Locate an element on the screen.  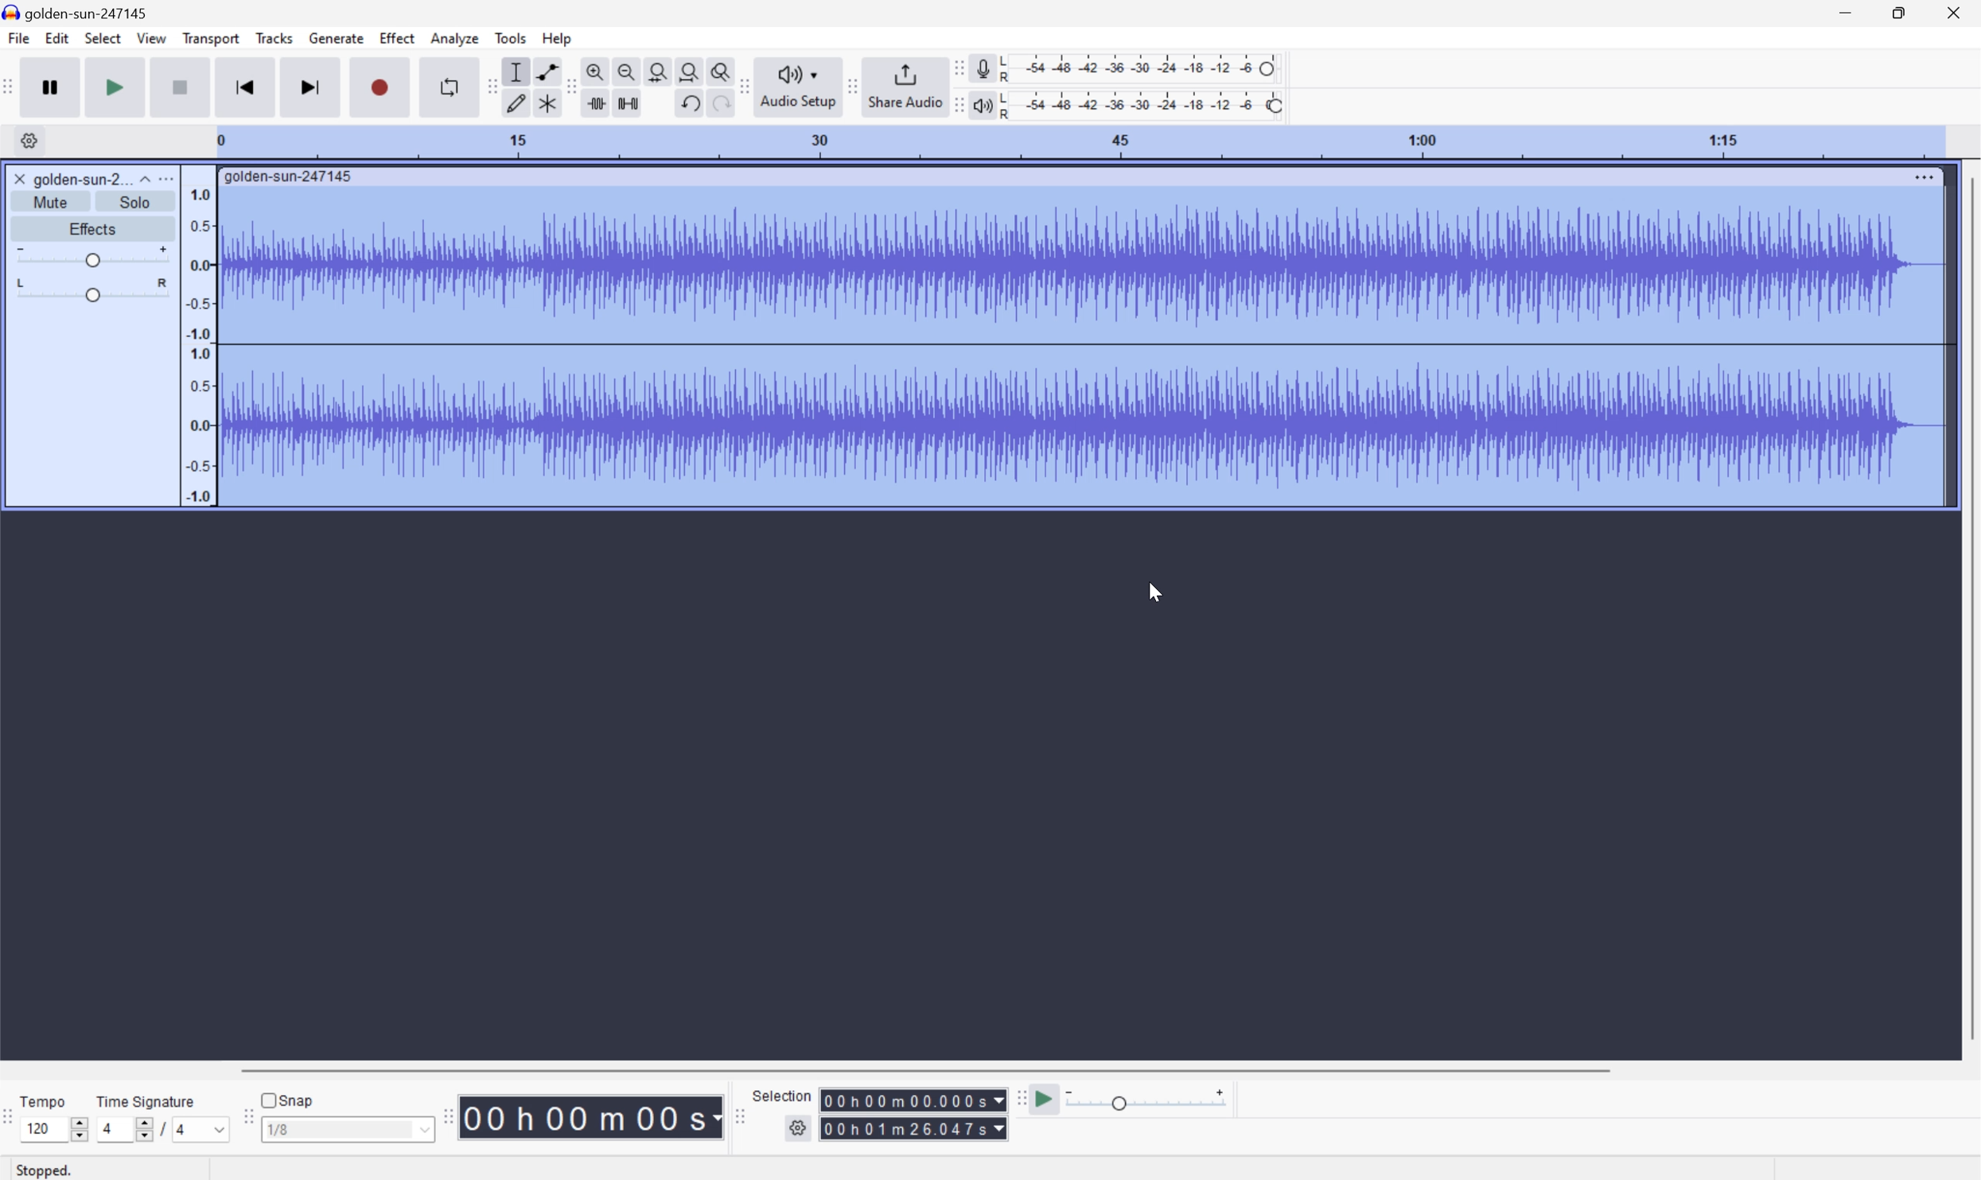
Help is located at coordinates (558, 37).